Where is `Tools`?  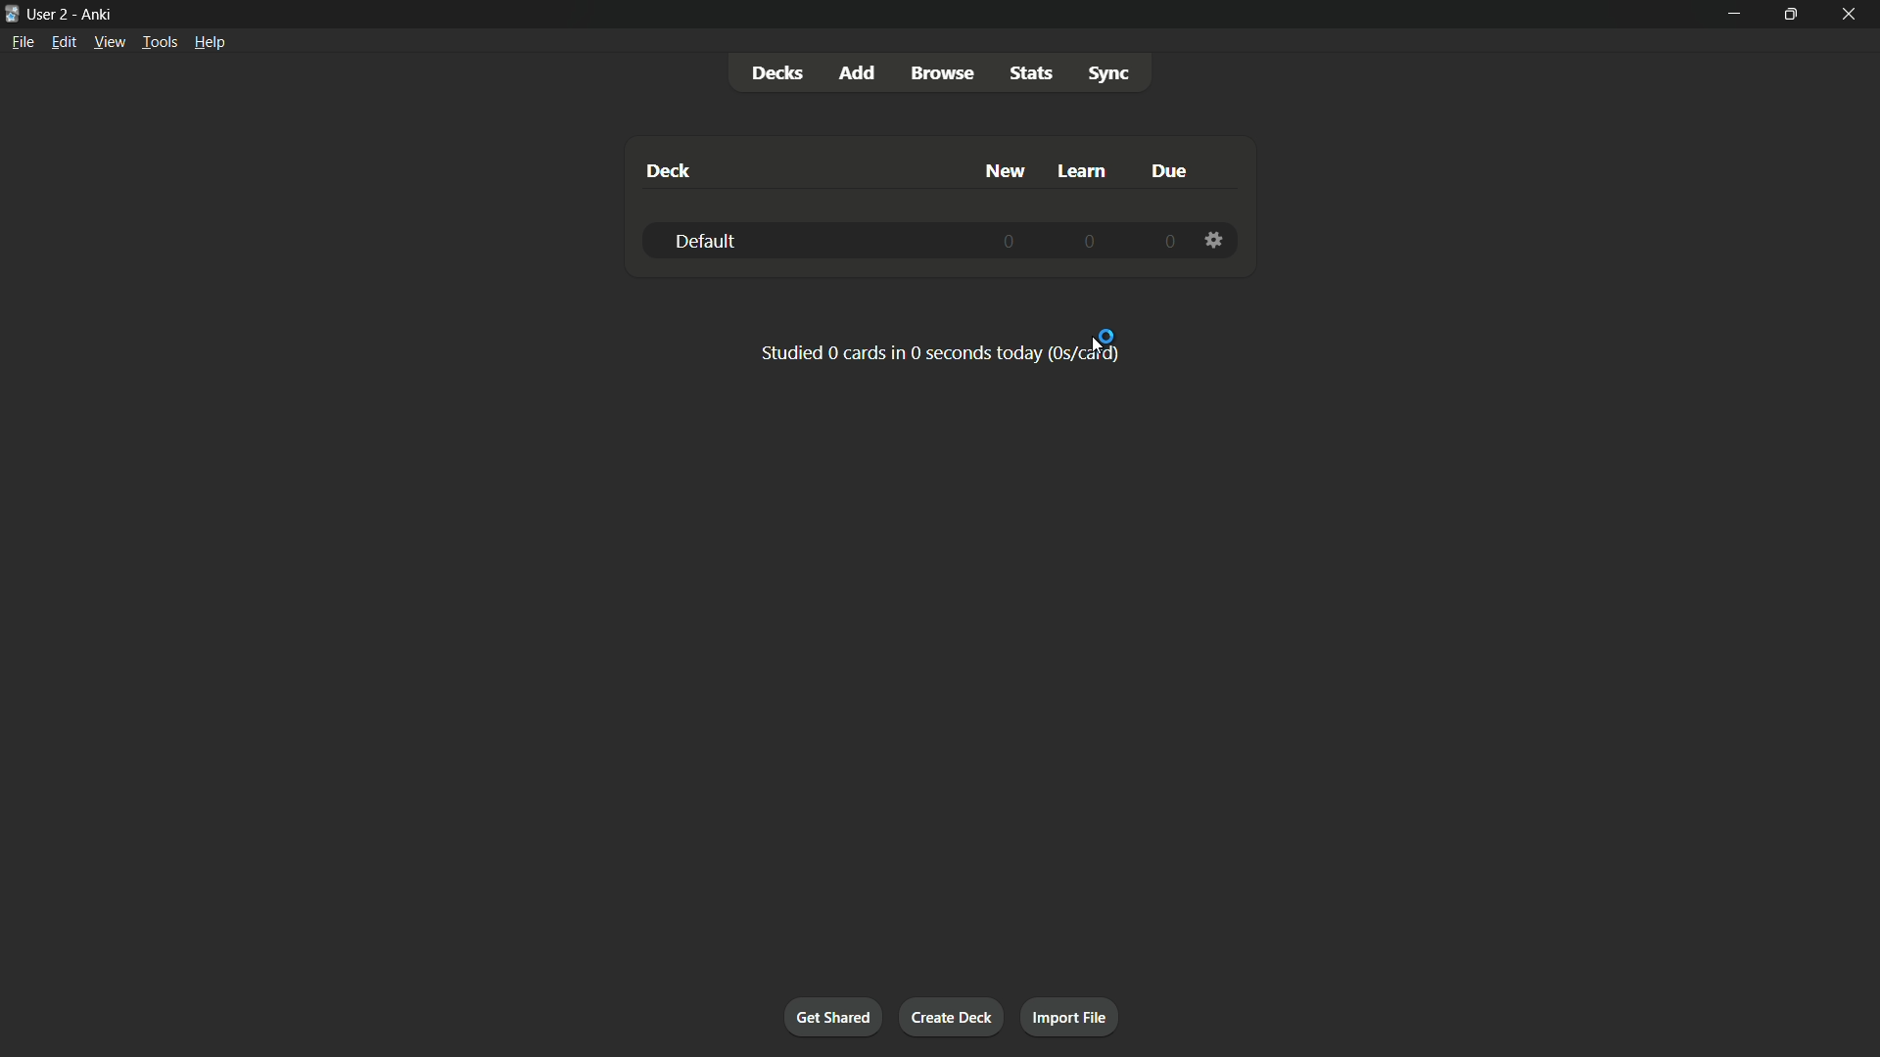
Tools is located at coordinates (158, 41).